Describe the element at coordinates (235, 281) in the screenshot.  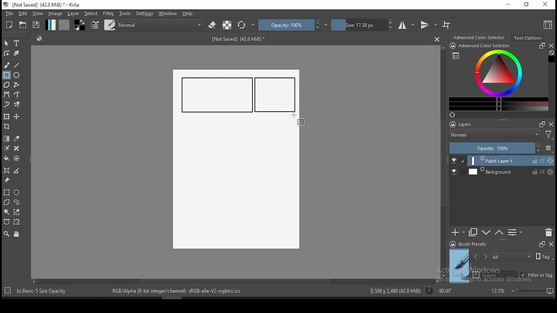
I see `scroll bar` at that location.